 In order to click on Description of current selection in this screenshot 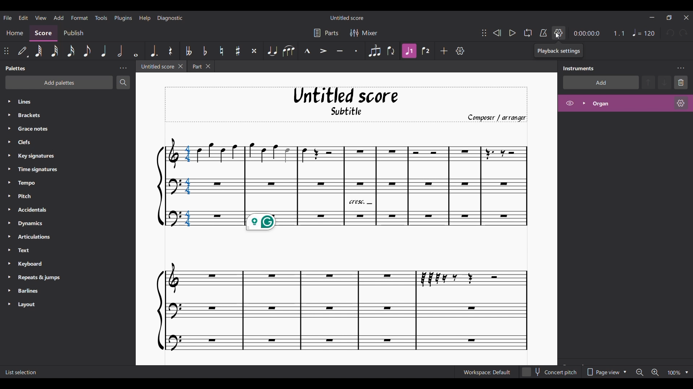, I will do `click(23, 372)`.